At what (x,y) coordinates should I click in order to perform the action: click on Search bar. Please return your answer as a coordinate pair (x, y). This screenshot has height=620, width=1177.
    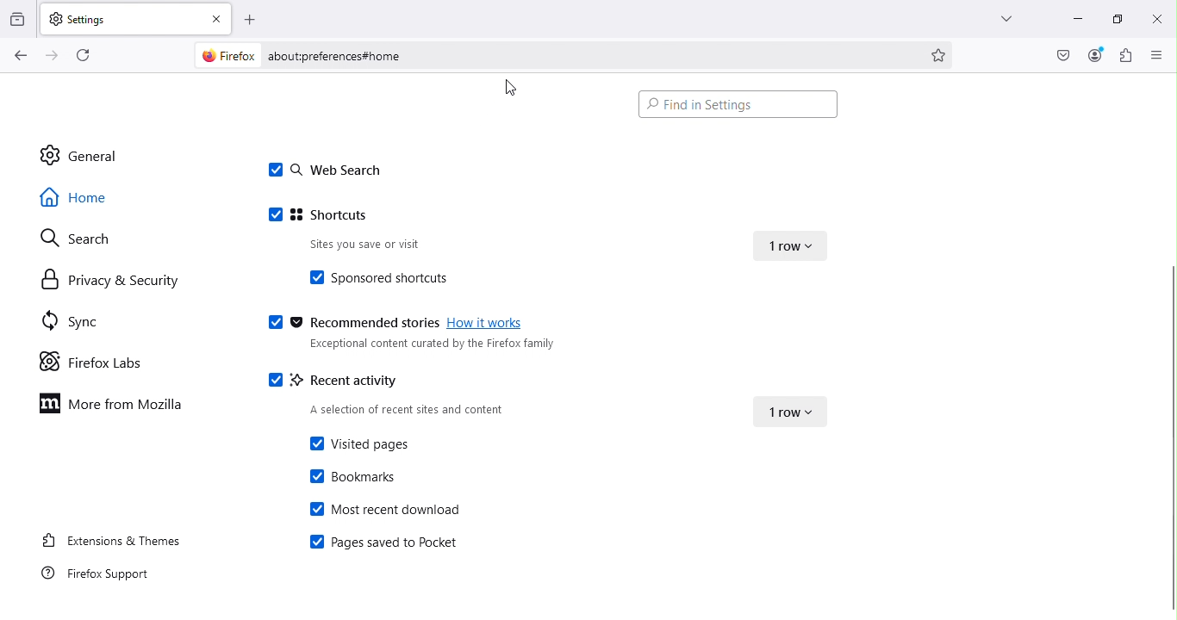
    Looking at the image, I should click on (588, 56).